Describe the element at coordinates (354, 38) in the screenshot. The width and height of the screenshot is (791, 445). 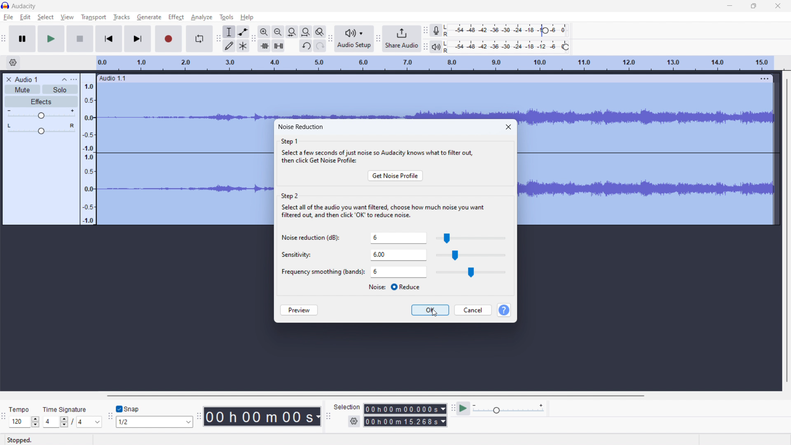
I see `audio setup` at that location.